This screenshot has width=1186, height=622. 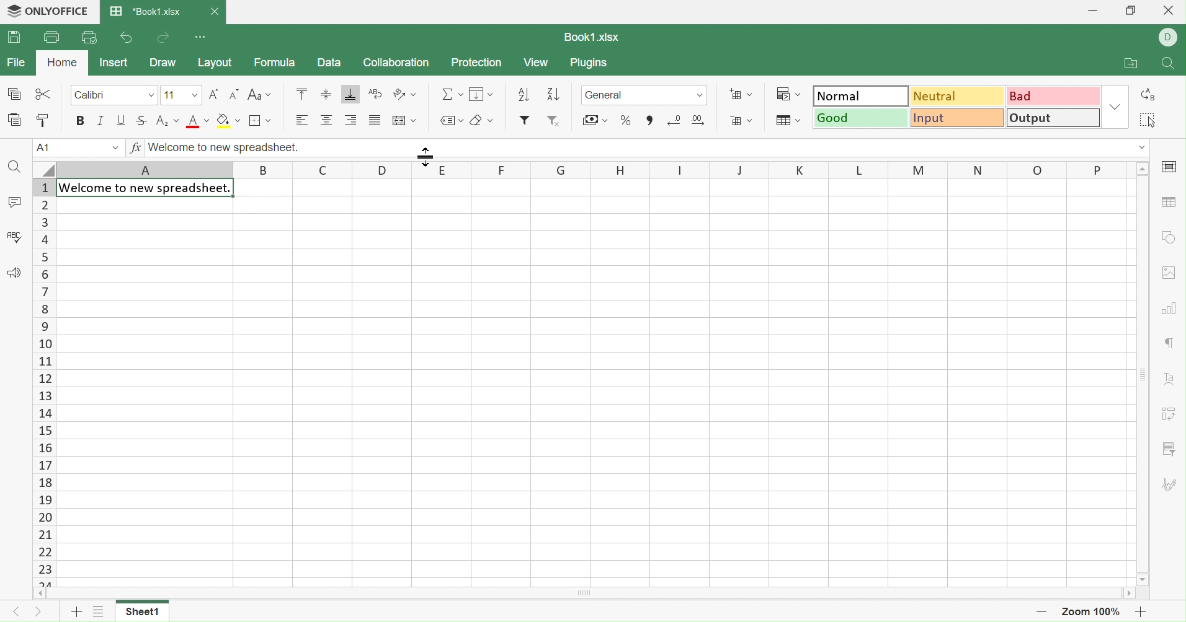 I want to click on Cursor, so click(x=424, y=155).